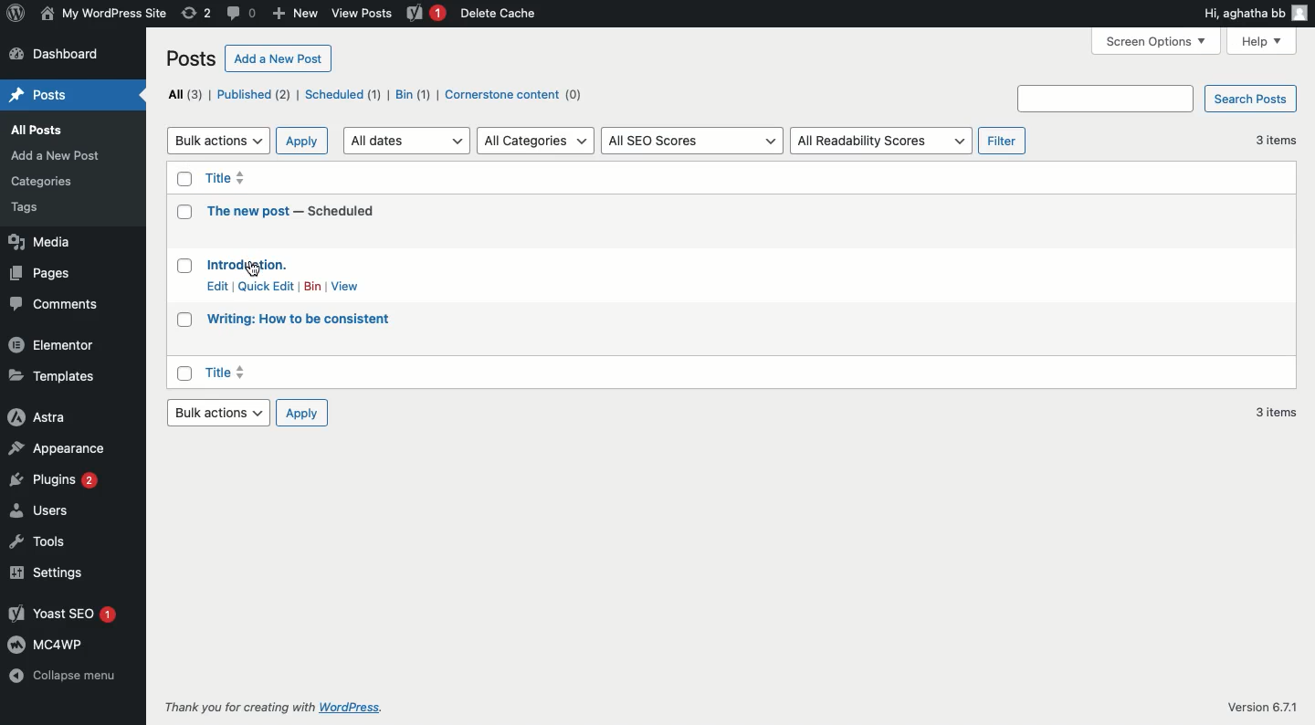 Image resolution: width=1315 pixels, height=725 pixels. Describe the element at coordinates (103, 14) in the screenshot. I see `Name` at that location.